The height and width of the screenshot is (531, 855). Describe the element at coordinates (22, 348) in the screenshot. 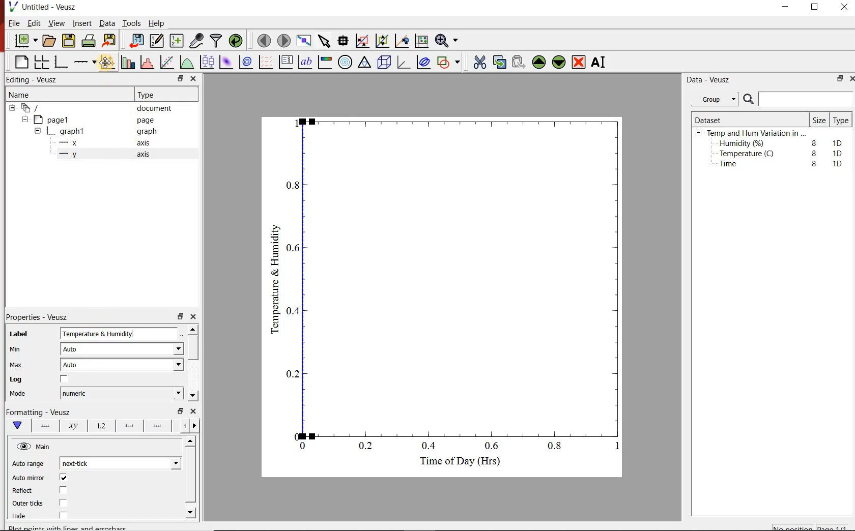

I see `Min` at that location.